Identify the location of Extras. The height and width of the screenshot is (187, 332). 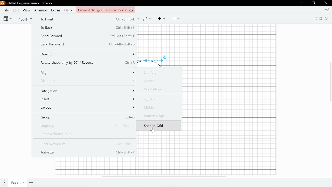
(56, 11).